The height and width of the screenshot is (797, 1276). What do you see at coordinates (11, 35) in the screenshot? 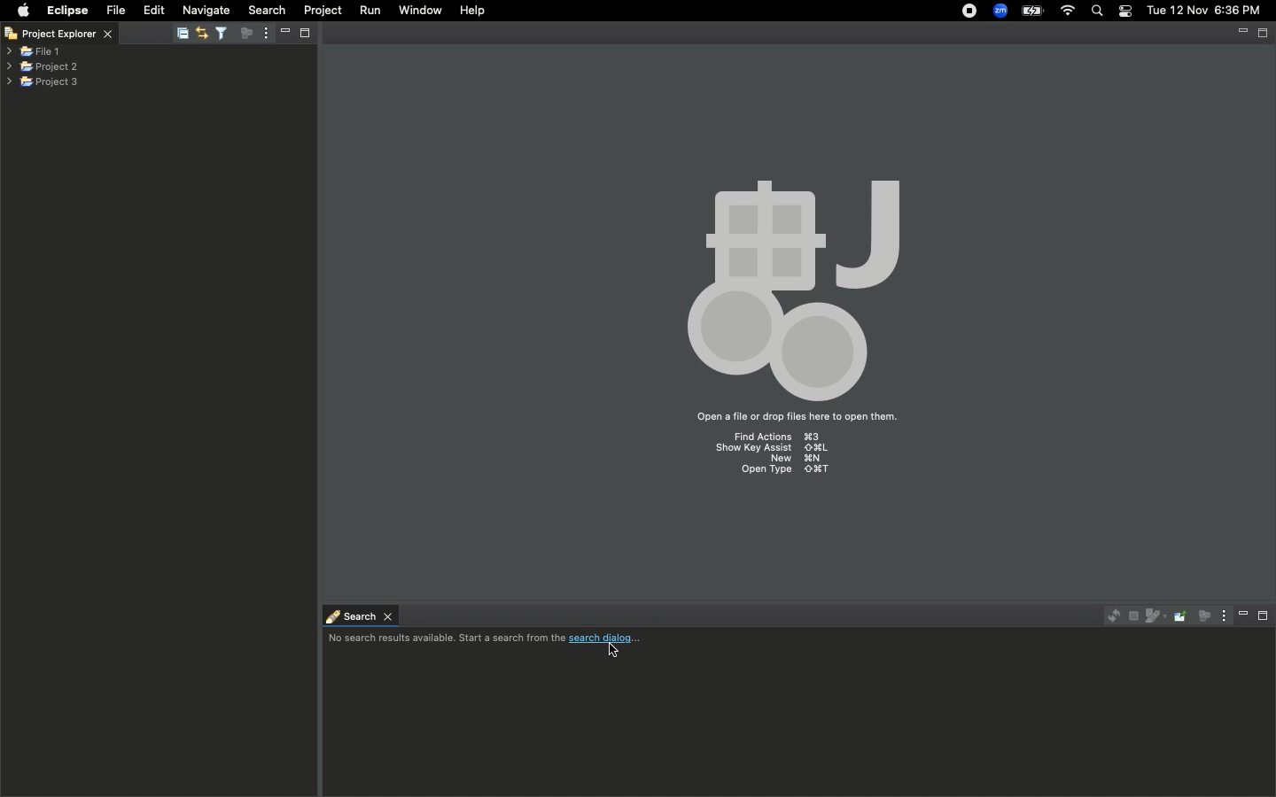
I see `Close` at bounding box center [11, 35].